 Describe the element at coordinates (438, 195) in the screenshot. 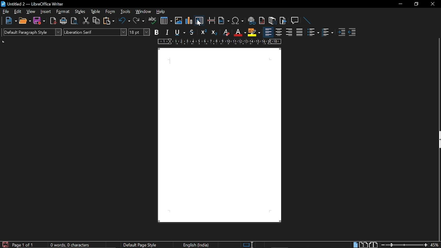

I see `vertical scroll bar` at that location.